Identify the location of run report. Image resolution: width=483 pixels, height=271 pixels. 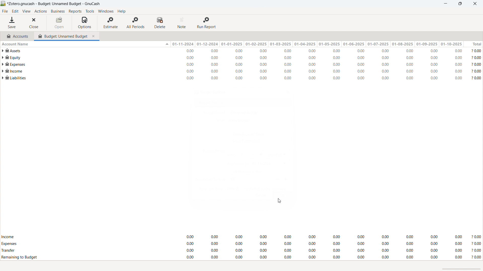
(207, 23).